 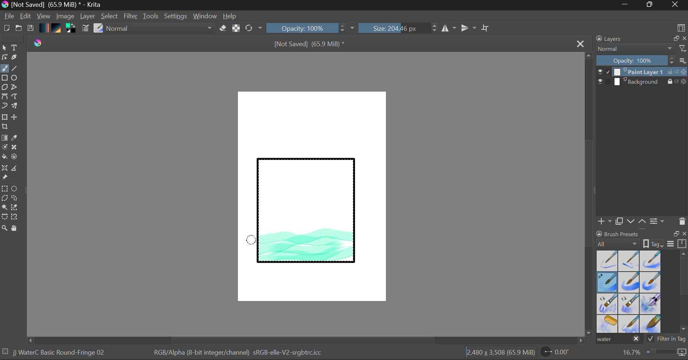 What do you see at coordinates (4, 158) in the screenshot?
I see `Fill` at bounding box center [4, 158].